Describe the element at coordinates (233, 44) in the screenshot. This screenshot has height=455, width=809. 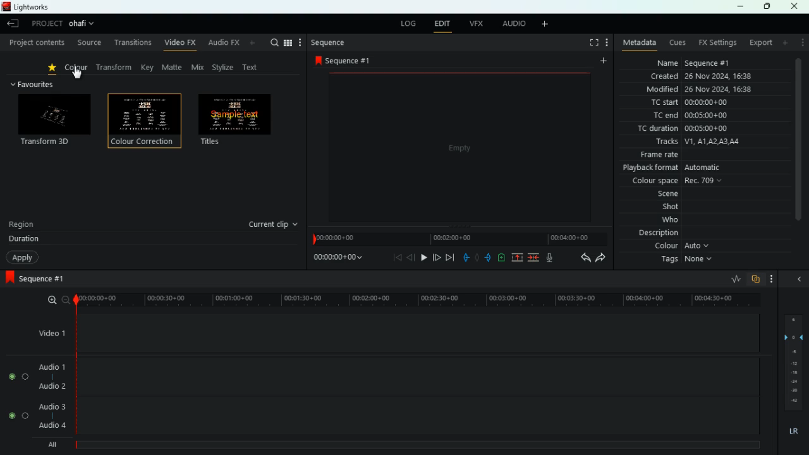
I see `audio fx` at that location.